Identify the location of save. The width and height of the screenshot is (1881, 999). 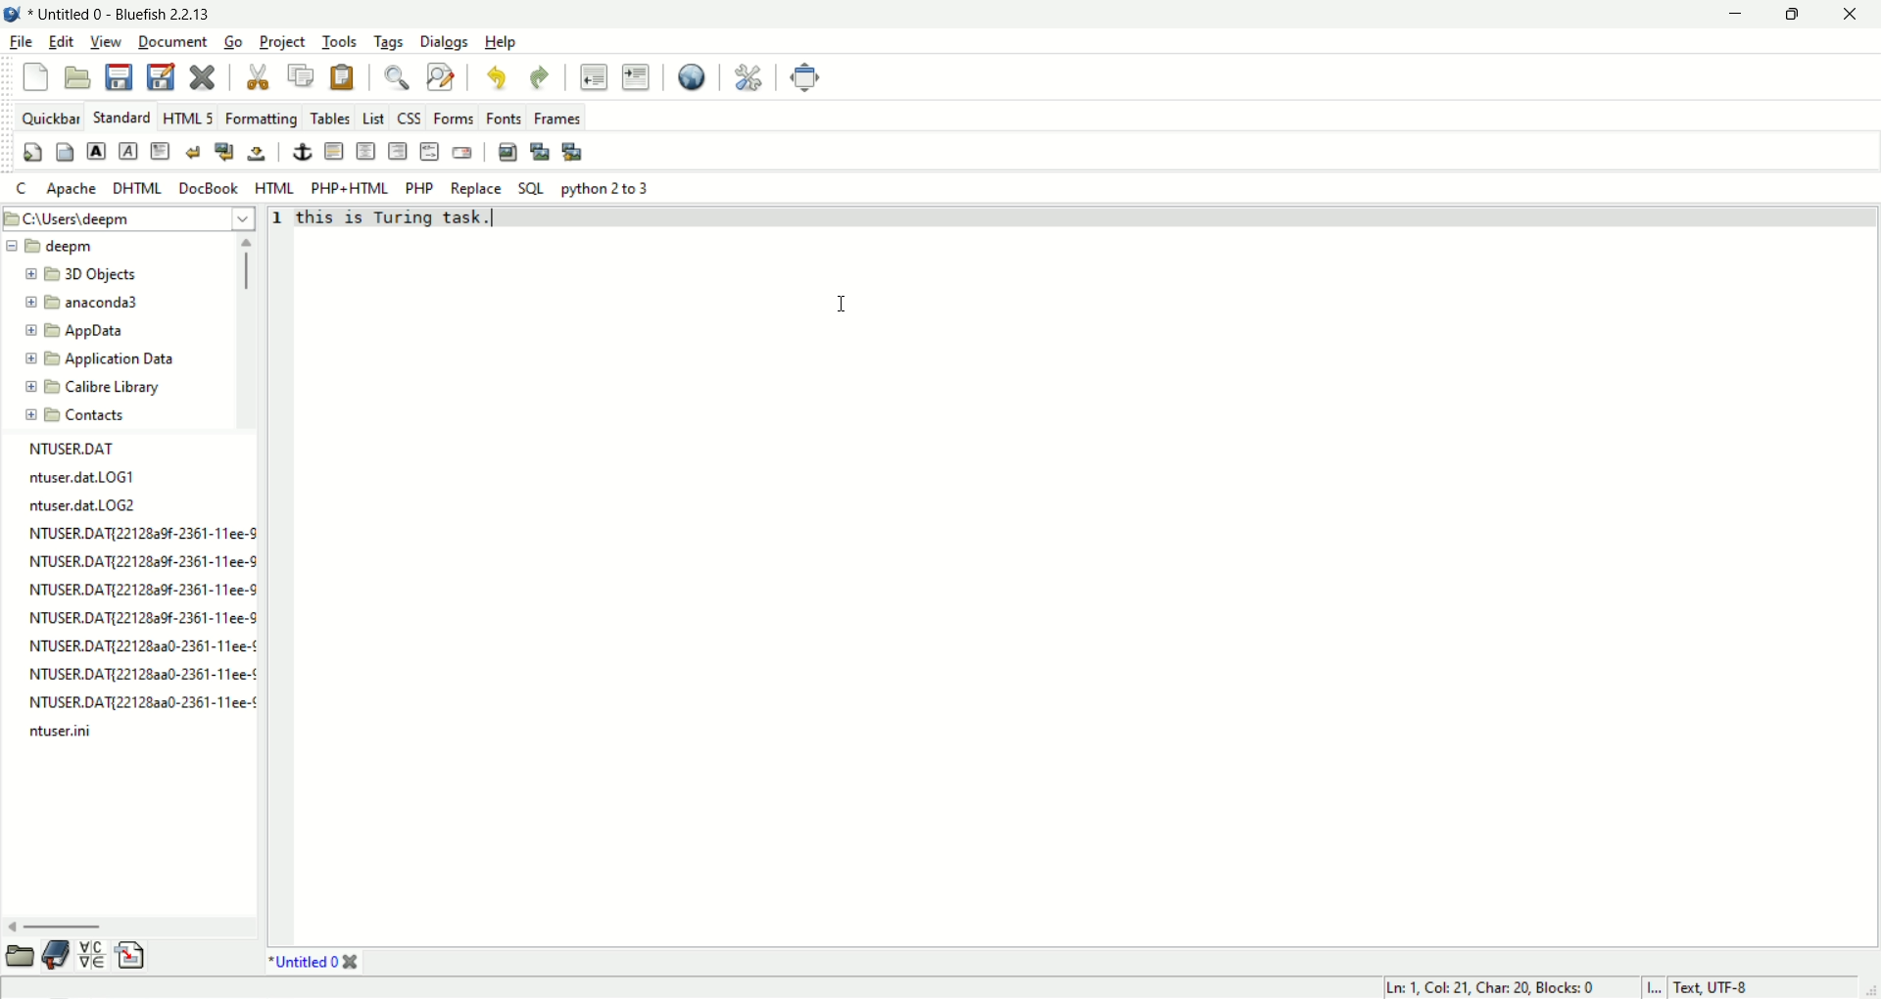
(117, 76).